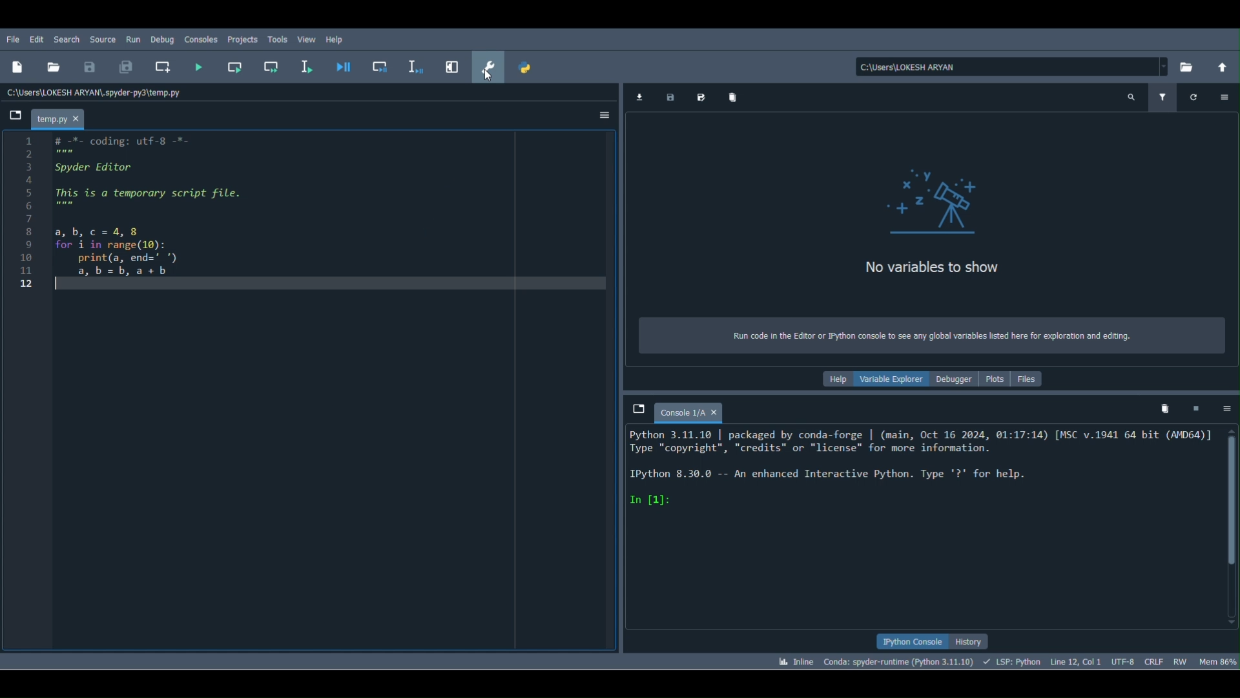  What do you see at coordinates (531, 70) in the screenshot?
I see `PYTHONPATH manager` at bounding box center [531, 70].